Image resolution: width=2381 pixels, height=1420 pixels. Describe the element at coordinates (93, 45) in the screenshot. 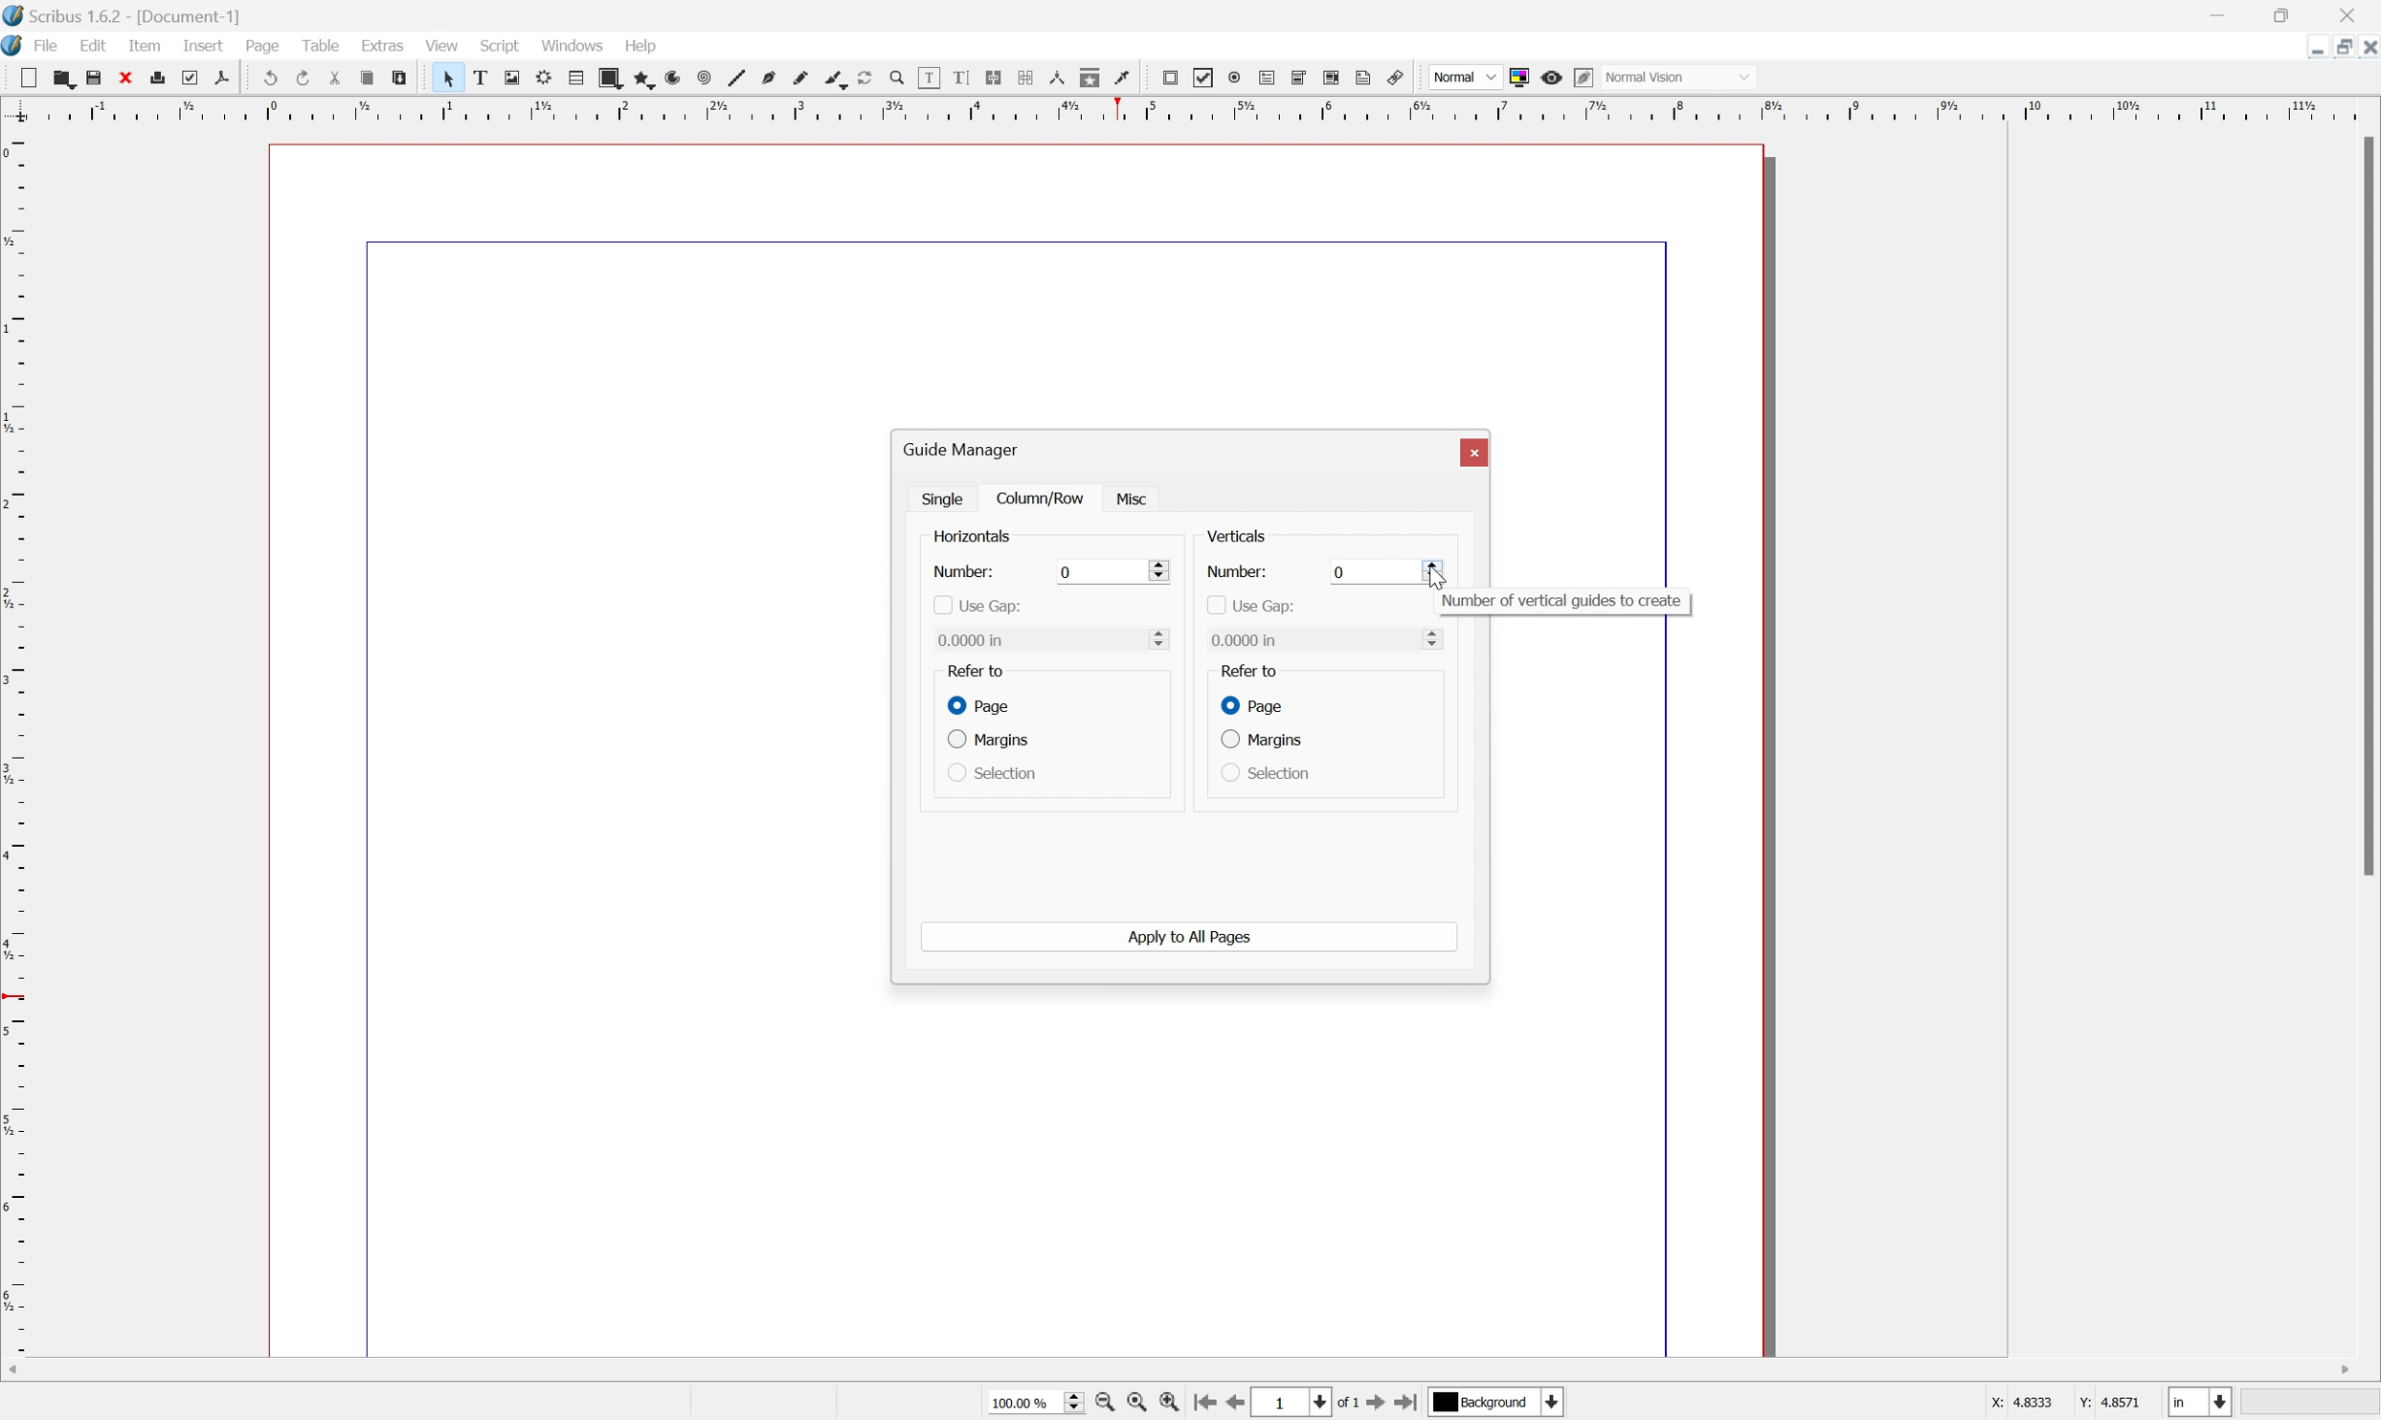

I see `edit` at that location.